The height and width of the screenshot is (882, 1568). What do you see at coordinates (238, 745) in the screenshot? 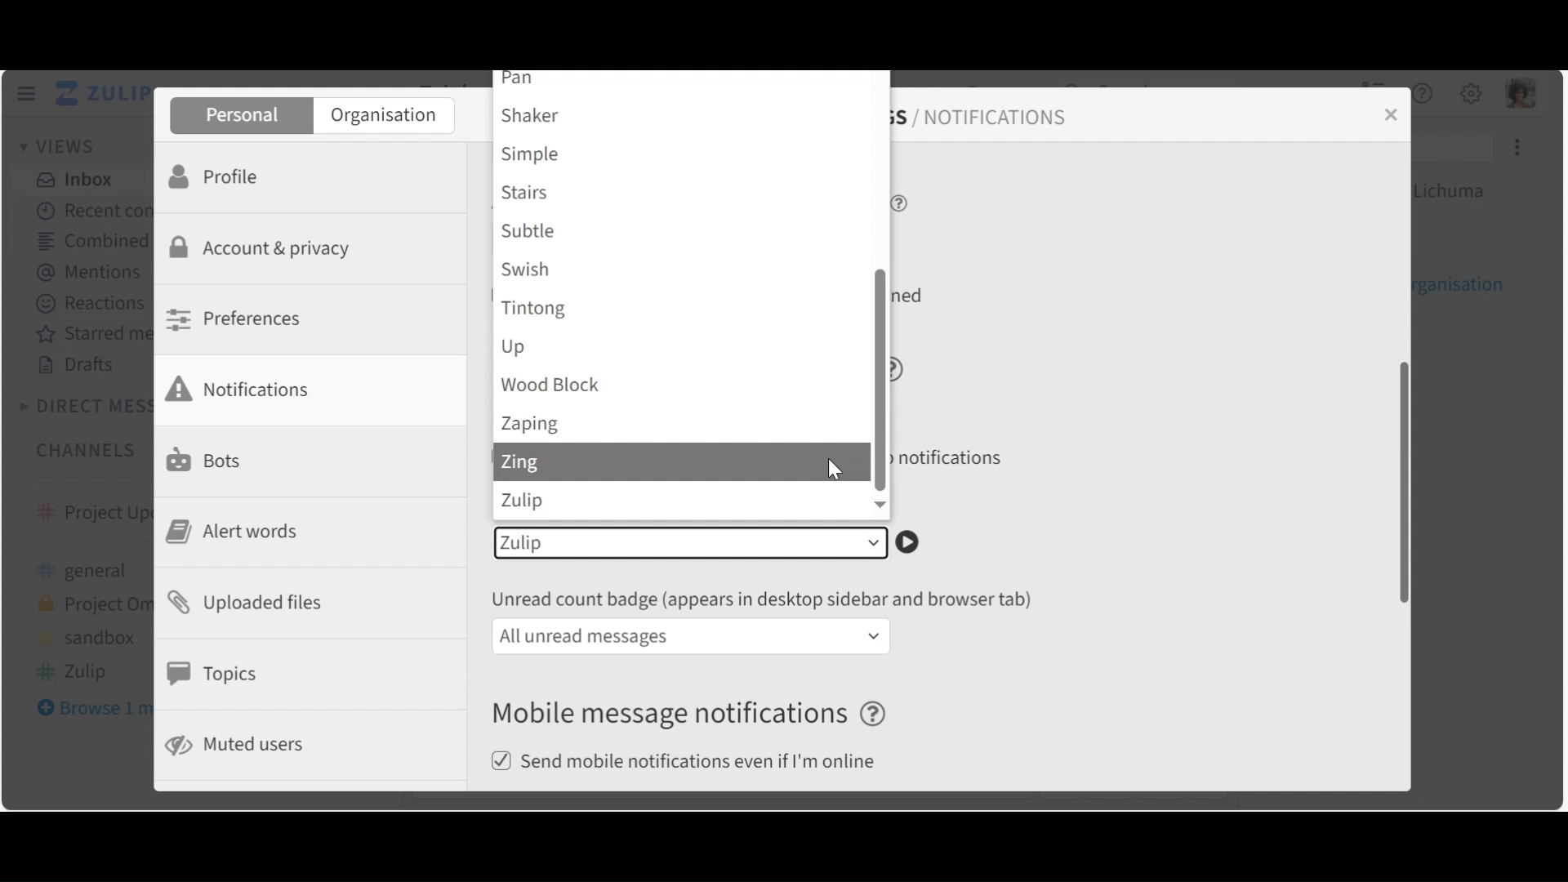
I see `Muted users` at bounding box center [238, 745].